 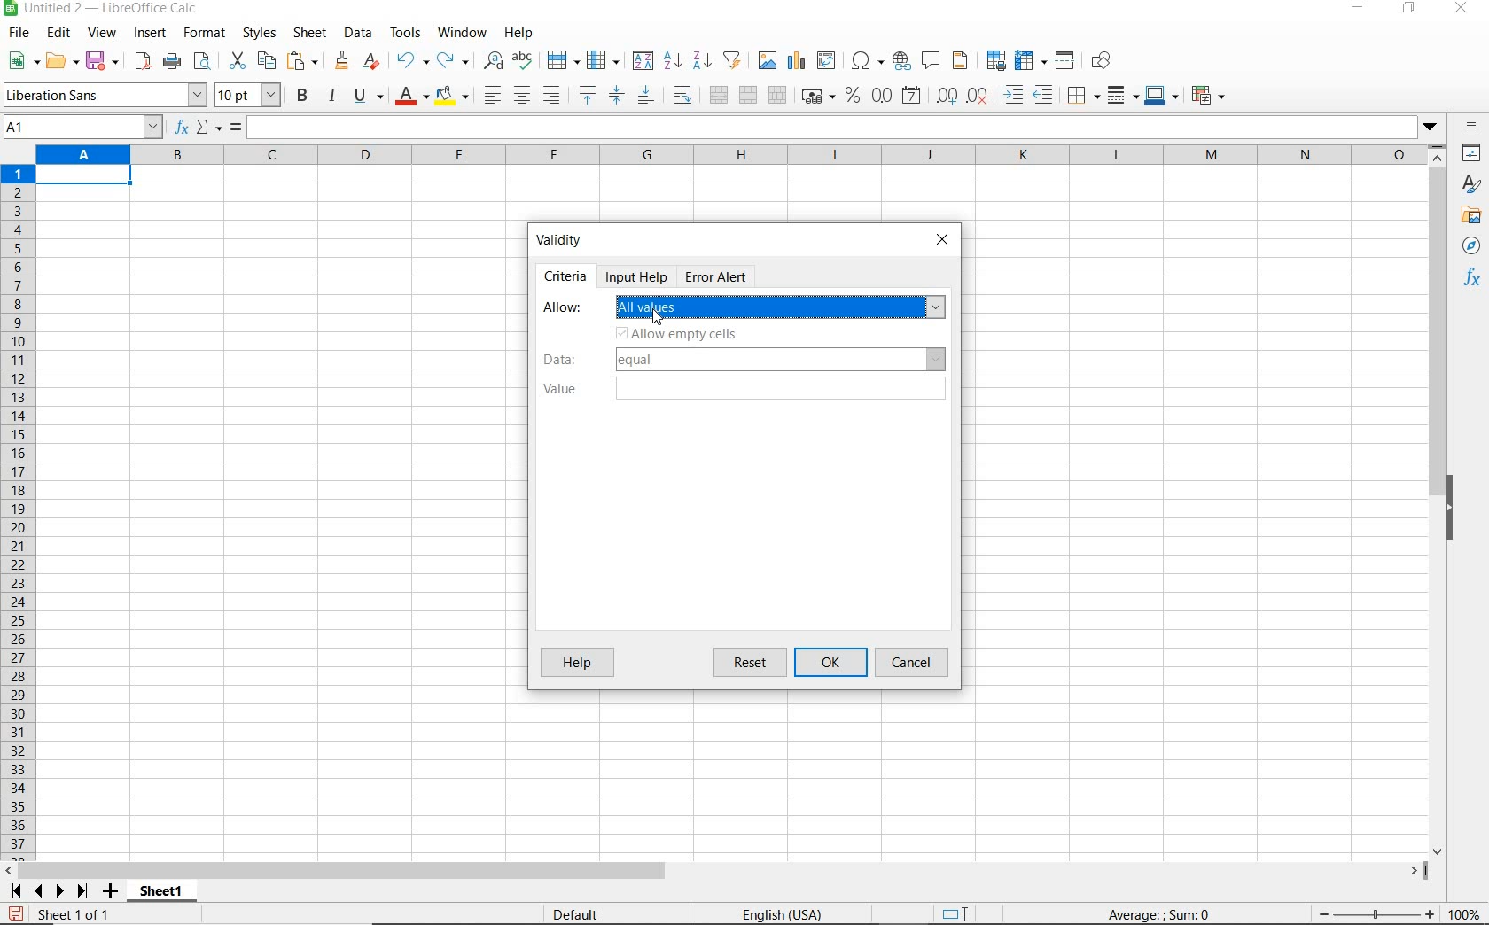 What do you see at coordinates (202, 33) in the screenshot?
I see `format` at bounding box center [202, 33].